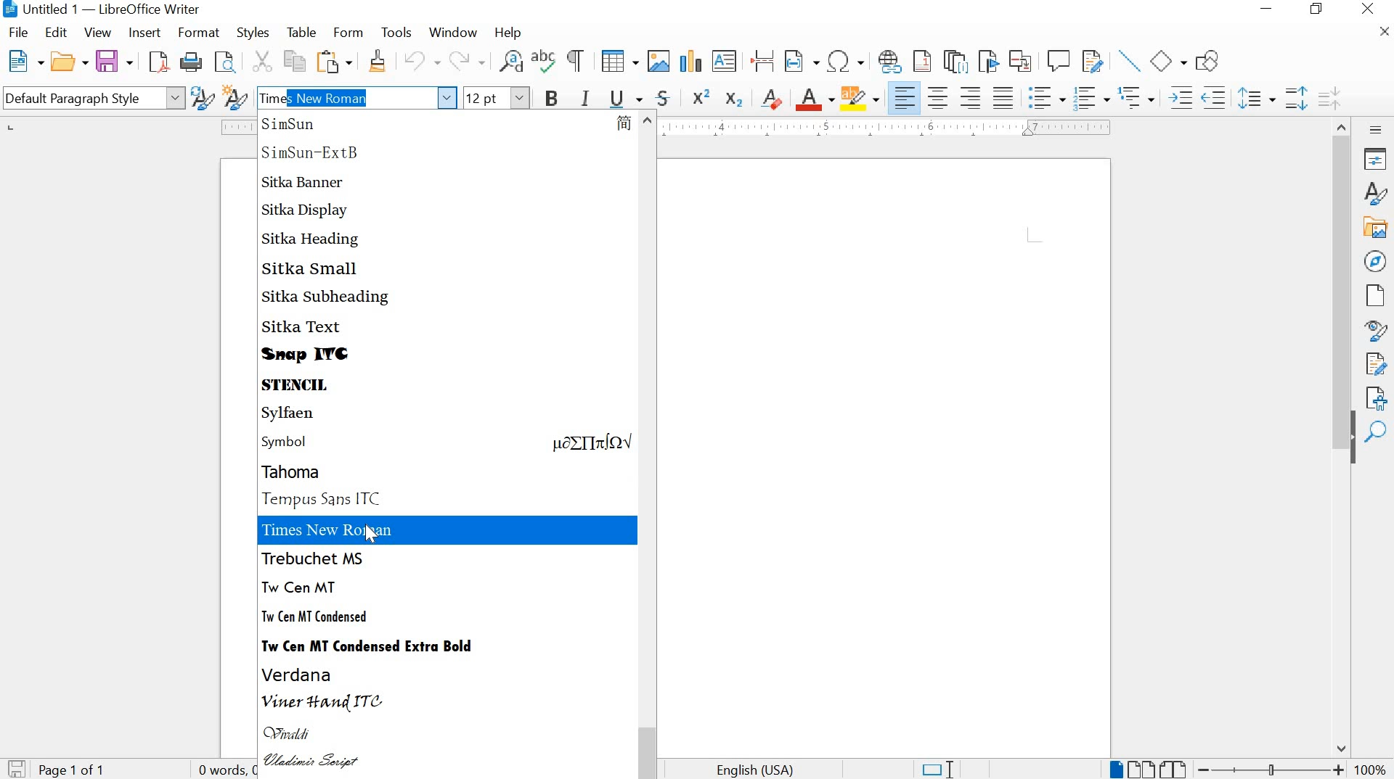  What do you see at coordinates (56, 35) in the screenshot?
I see `EDIT` at bounding box center [56, 35].